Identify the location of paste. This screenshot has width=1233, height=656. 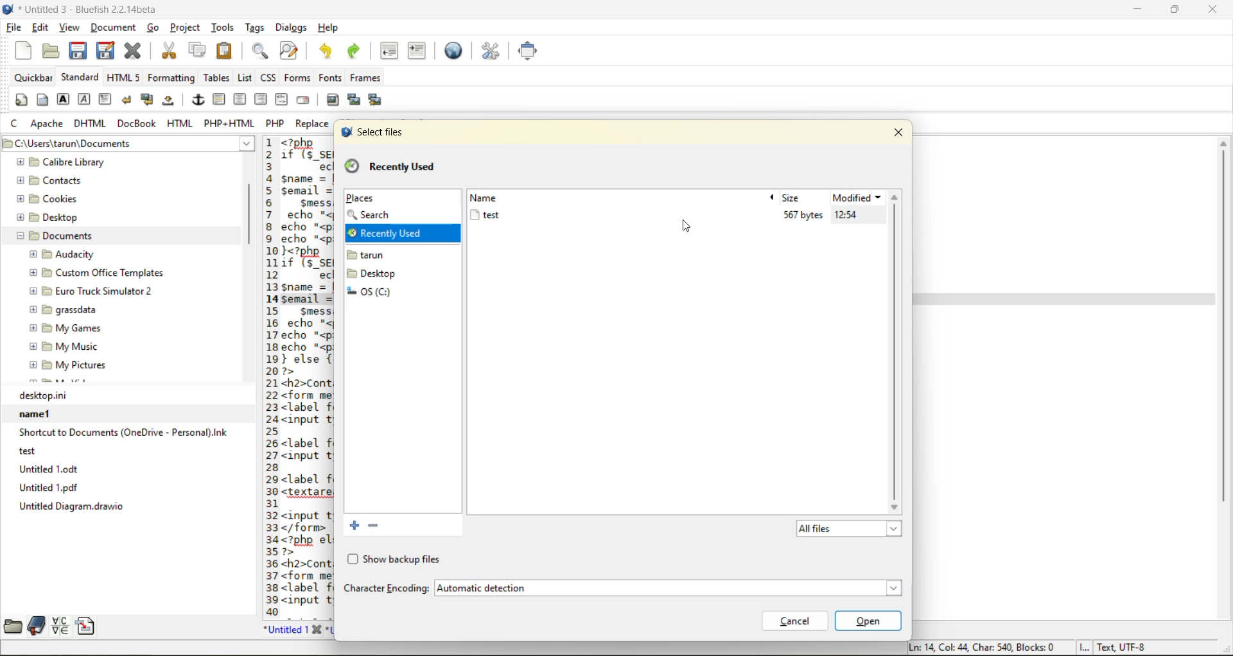
(223, 50).